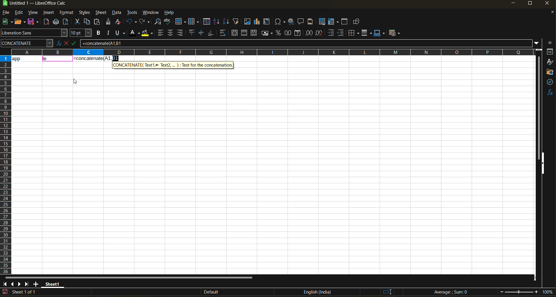 This screenshot has height=297, width=556. What do you see at coordinates (453, 293) in the screenshot?
I see `formula` at bounding box center [453, 293].